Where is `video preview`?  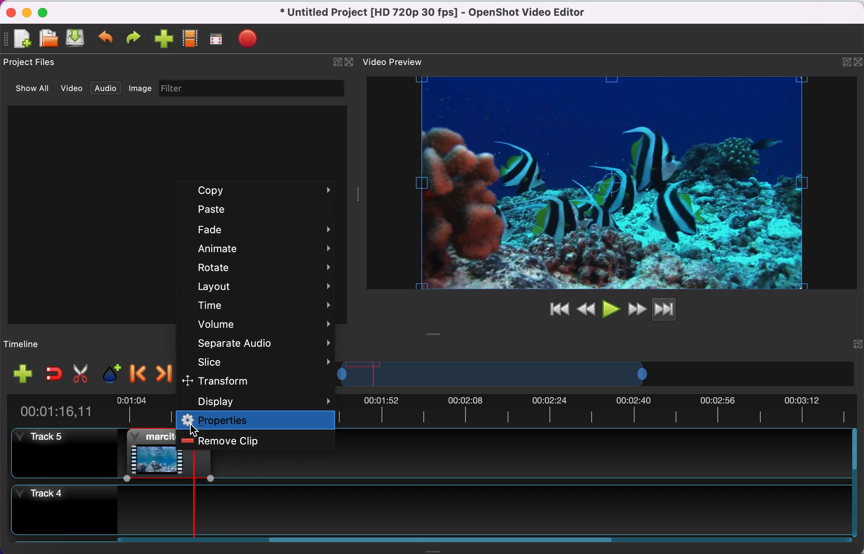 video preview is located at coordinates (591, 182).